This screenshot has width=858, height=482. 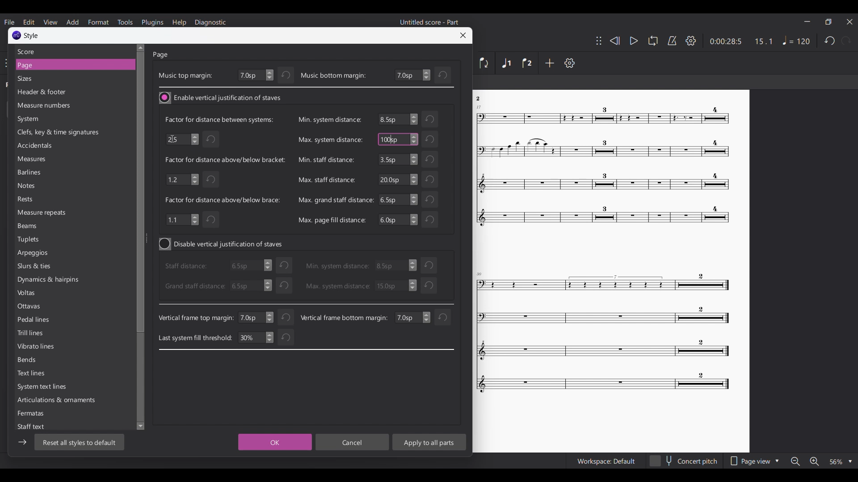 I want to click on Undo change, so click(x=443, y=75).